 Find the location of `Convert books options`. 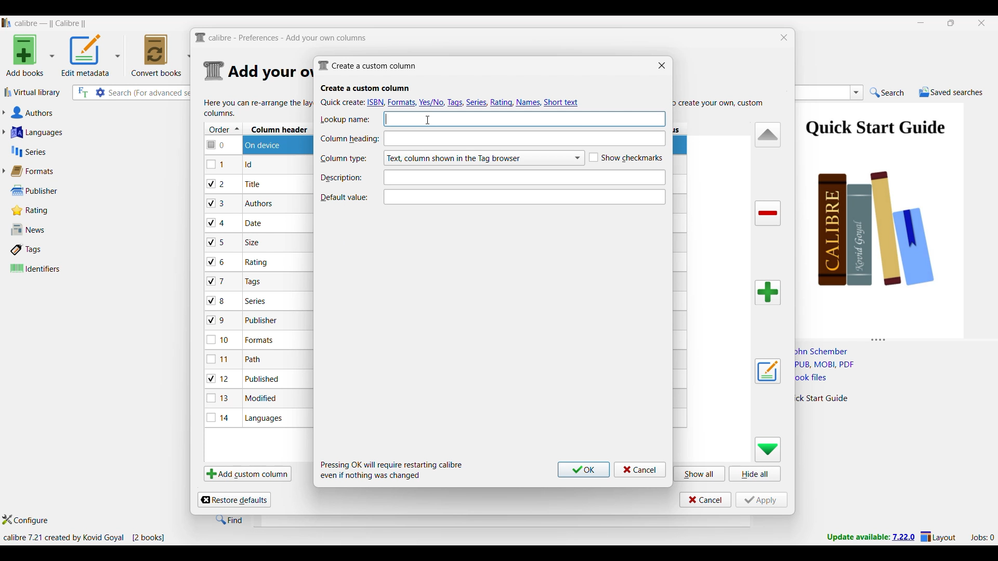

Convert books options is located at coordinates (161, 55).